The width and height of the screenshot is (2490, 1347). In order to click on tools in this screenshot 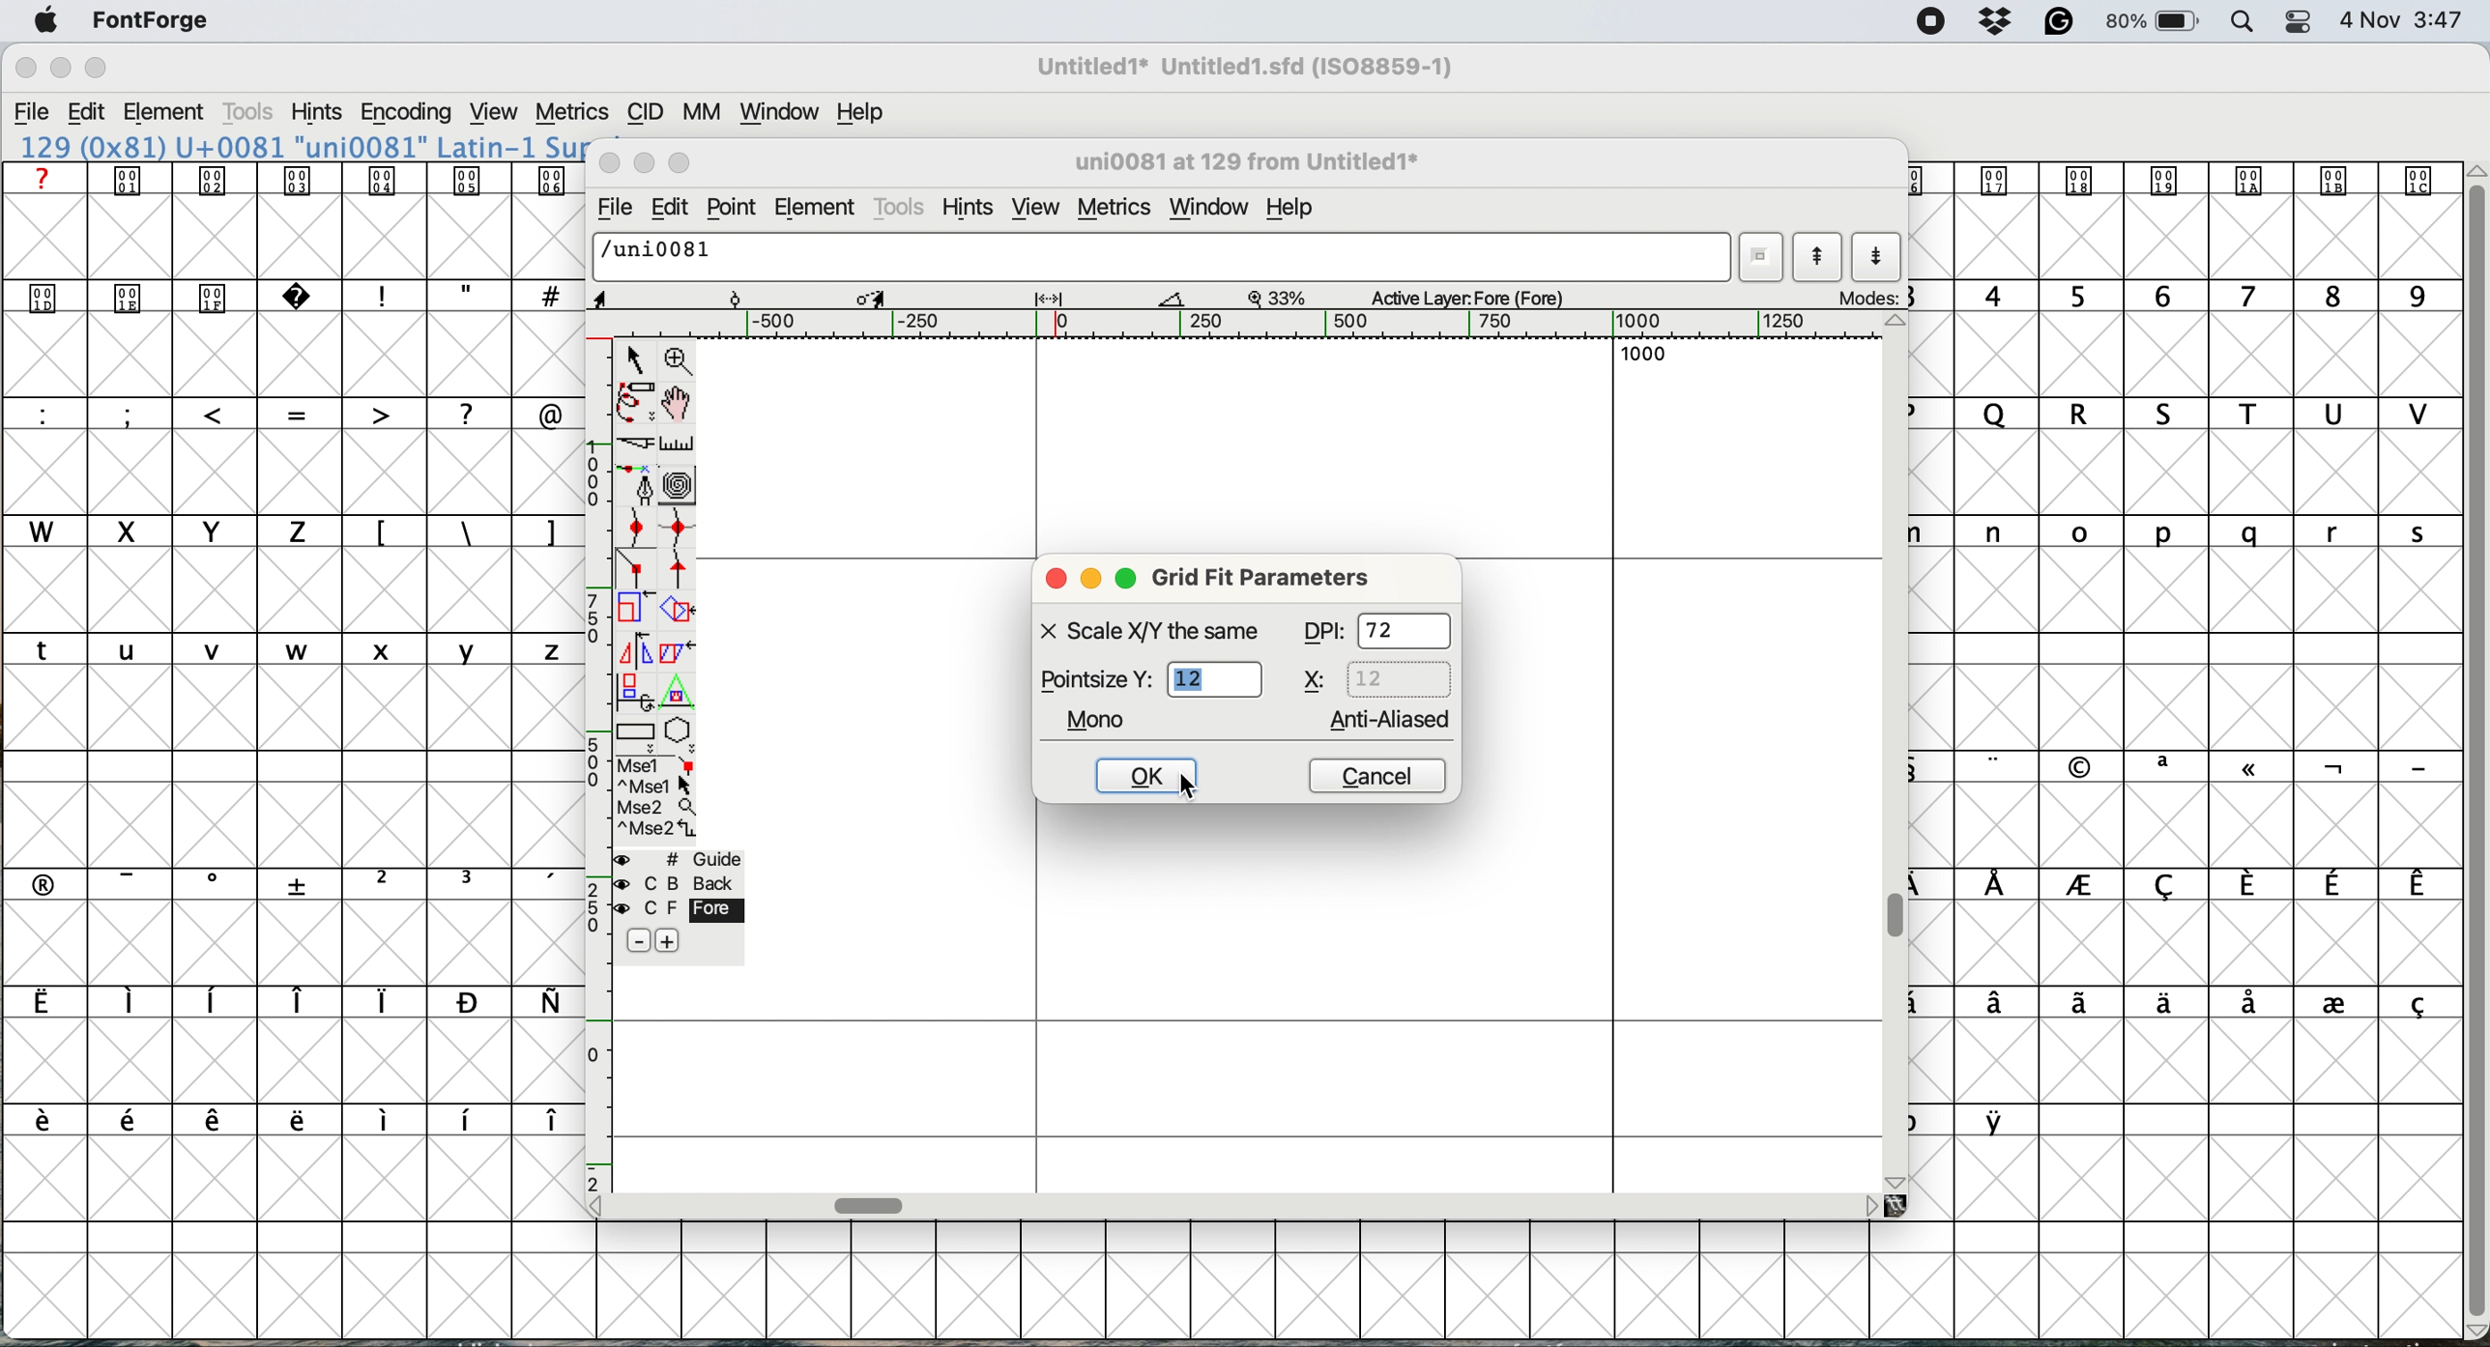, I will do `click(903, 207)`.